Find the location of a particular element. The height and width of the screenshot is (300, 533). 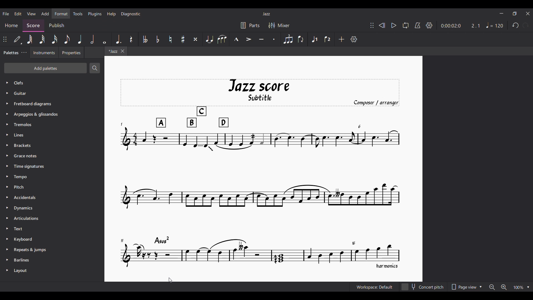

Add menu is located at coordinates (45, 14).